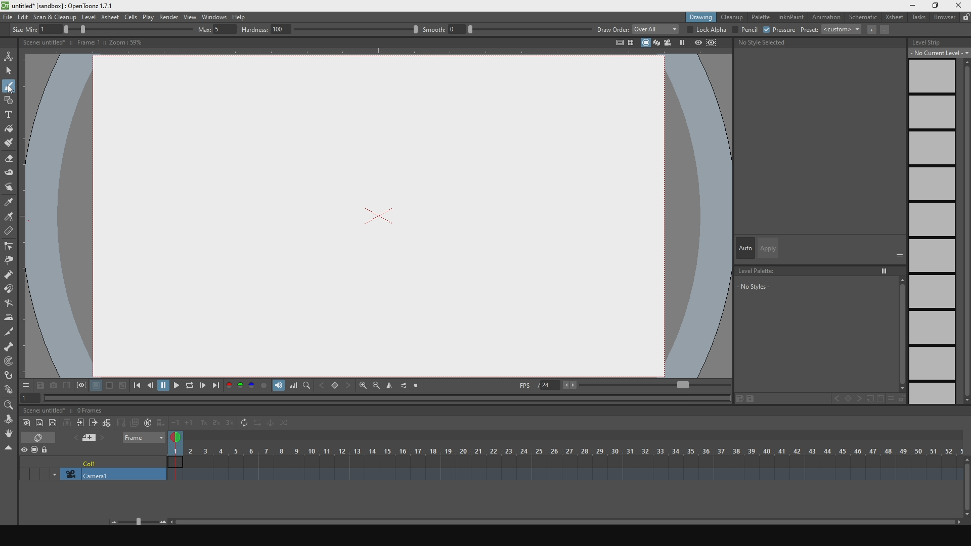 The image size is (971, 546). What do you see at coordinates (568, 451) in the screenshot?
I see `scene frame` at bounding box center [568, 451].